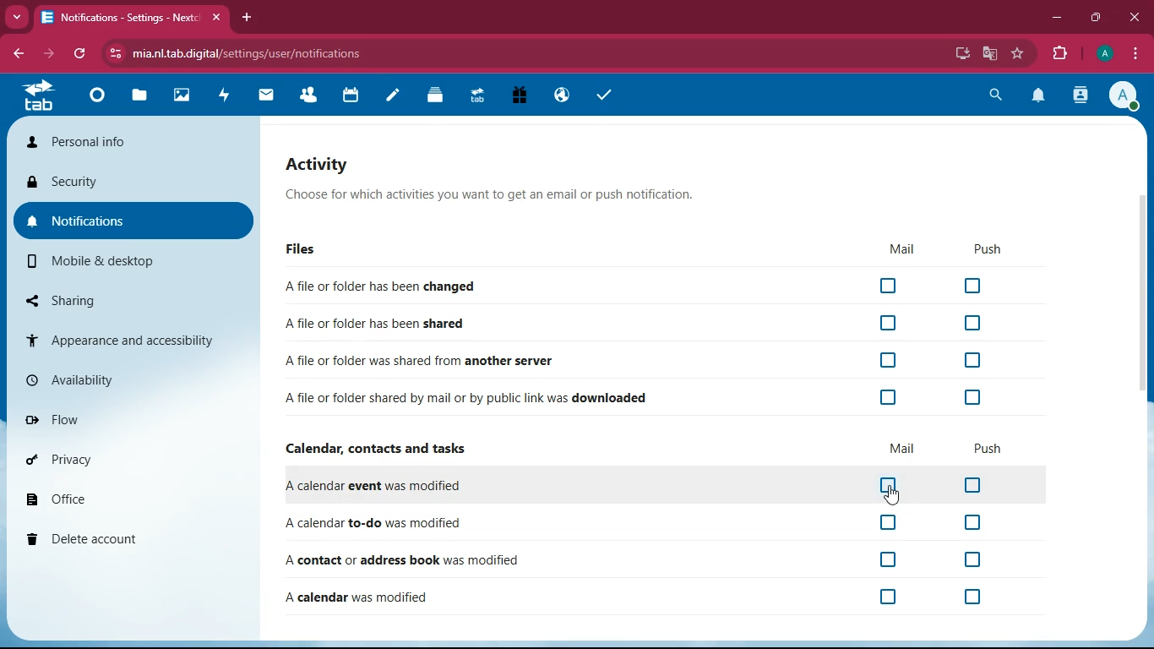 The height and width of the screenshot is (649, 1154). I want to click on security, so click(133, 180).